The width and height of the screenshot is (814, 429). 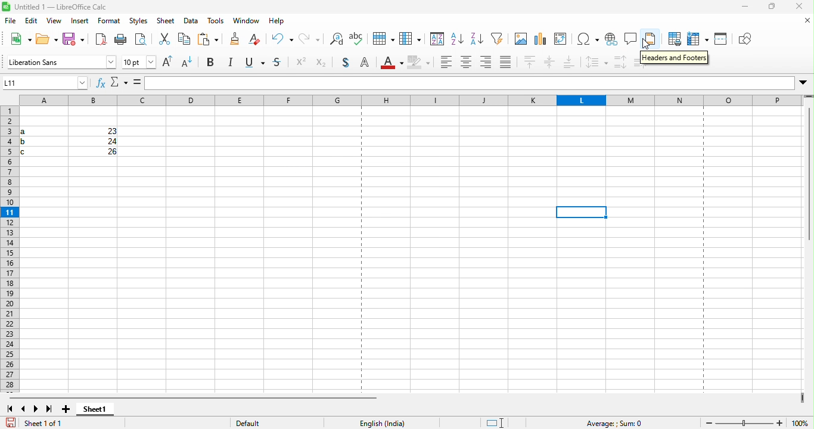 I want to click on last sheet, so click(x=50, y=407).